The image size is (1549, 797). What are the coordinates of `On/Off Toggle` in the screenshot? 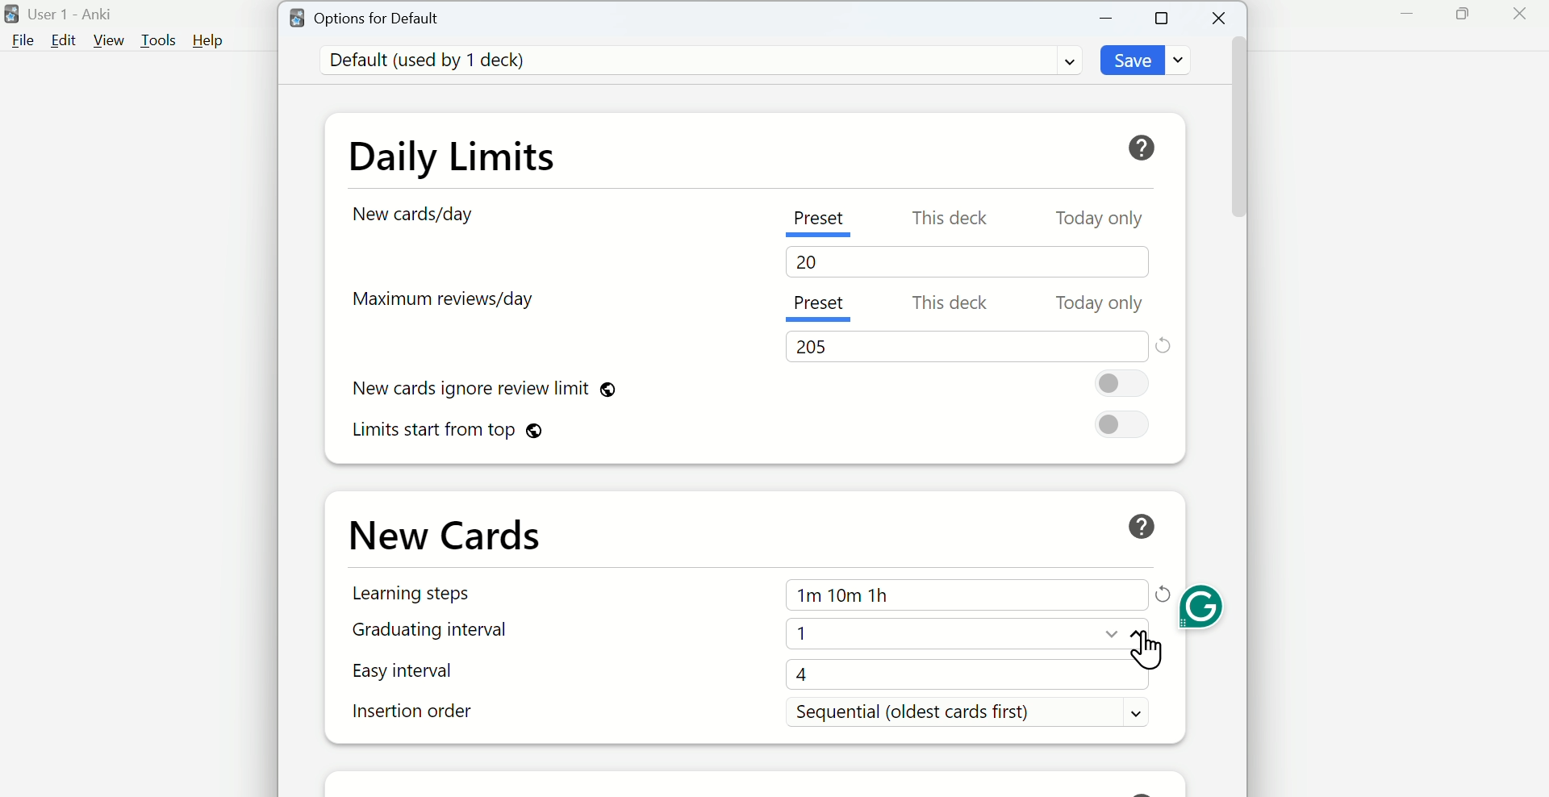 It's located at (1126, 384).